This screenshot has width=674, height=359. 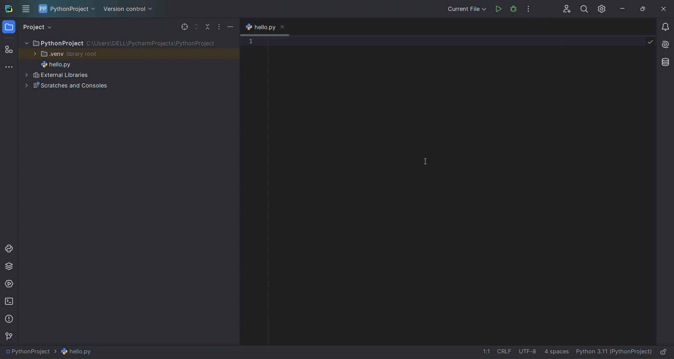 What do you see at coordinates (61, 74) in the screenshot?
I see `External Libaries` at bounding box center [61, 74].